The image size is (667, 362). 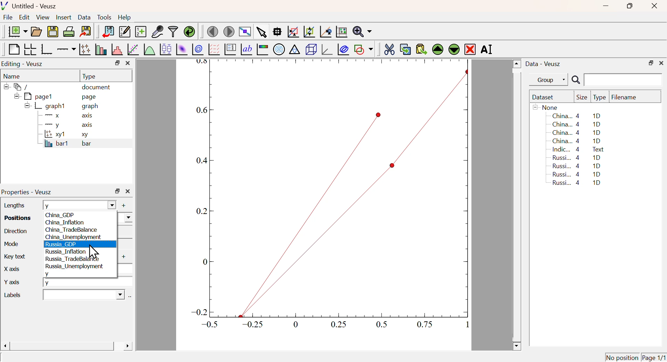 What do you see at coordinates (120, 205) in the screenshot?
I see `Add` at bounding box center [120, 205].